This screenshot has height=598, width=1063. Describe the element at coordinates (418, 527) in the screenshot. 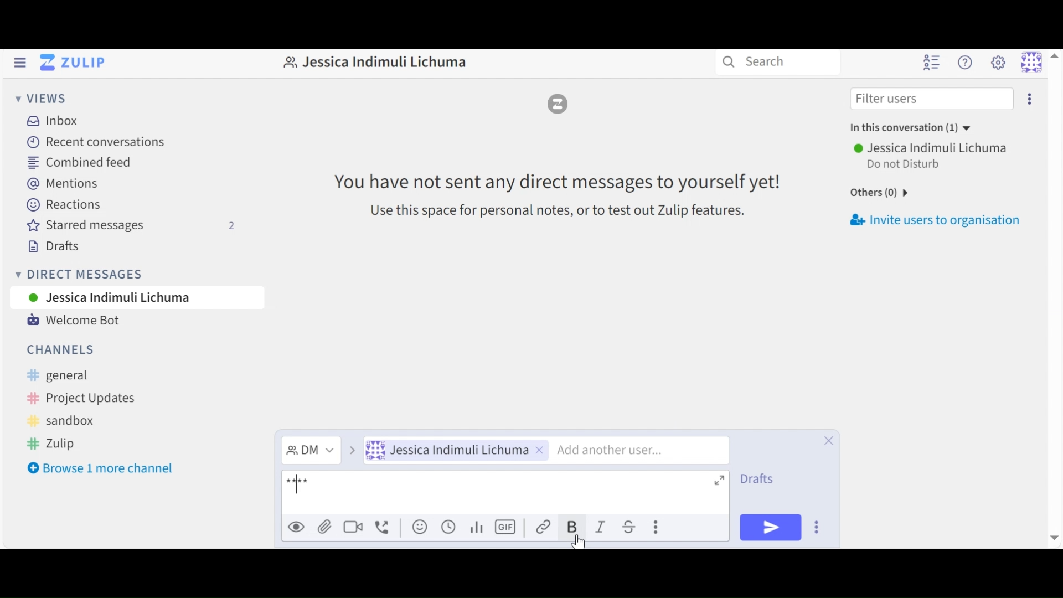

I see `Add emoji` at that location.